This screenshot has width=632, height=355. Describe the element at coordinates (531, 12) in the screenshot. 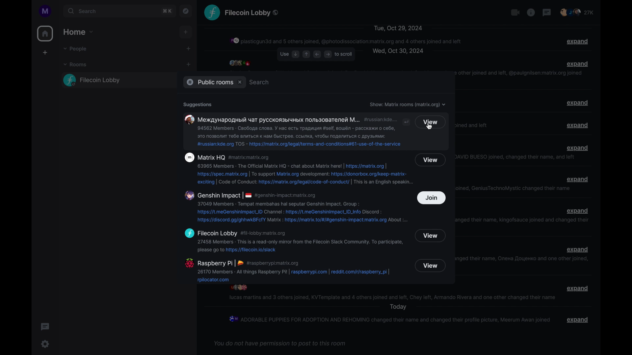

I see `room info` at that location.